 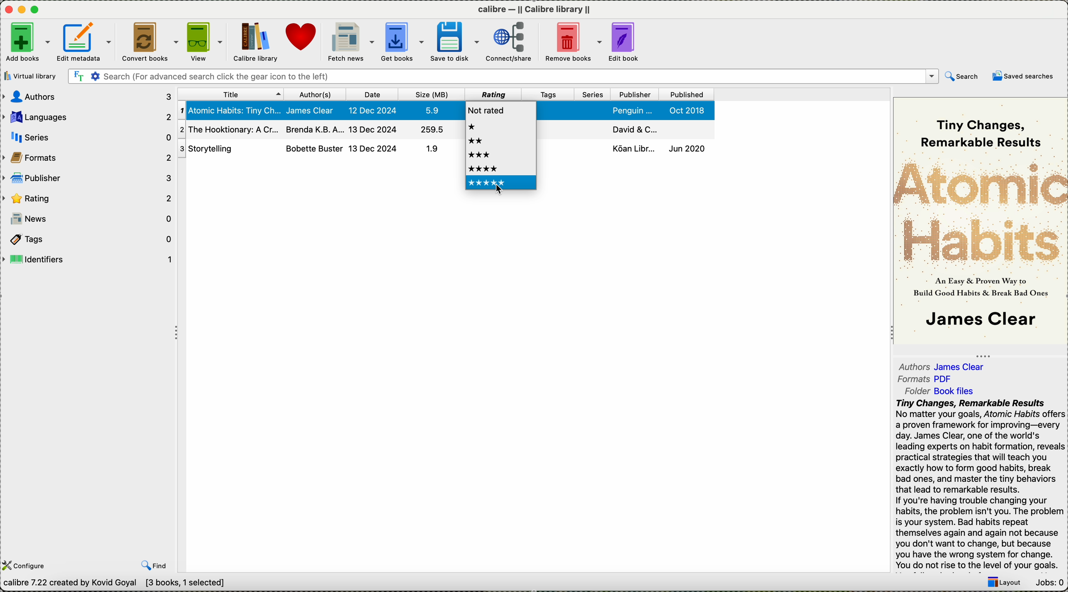 What do you see at coordinates (117, 584) in the screenshot?
I see `calibre 7.22 created by Kovid Goyal [3 books]` at bounding box center [117, 584].